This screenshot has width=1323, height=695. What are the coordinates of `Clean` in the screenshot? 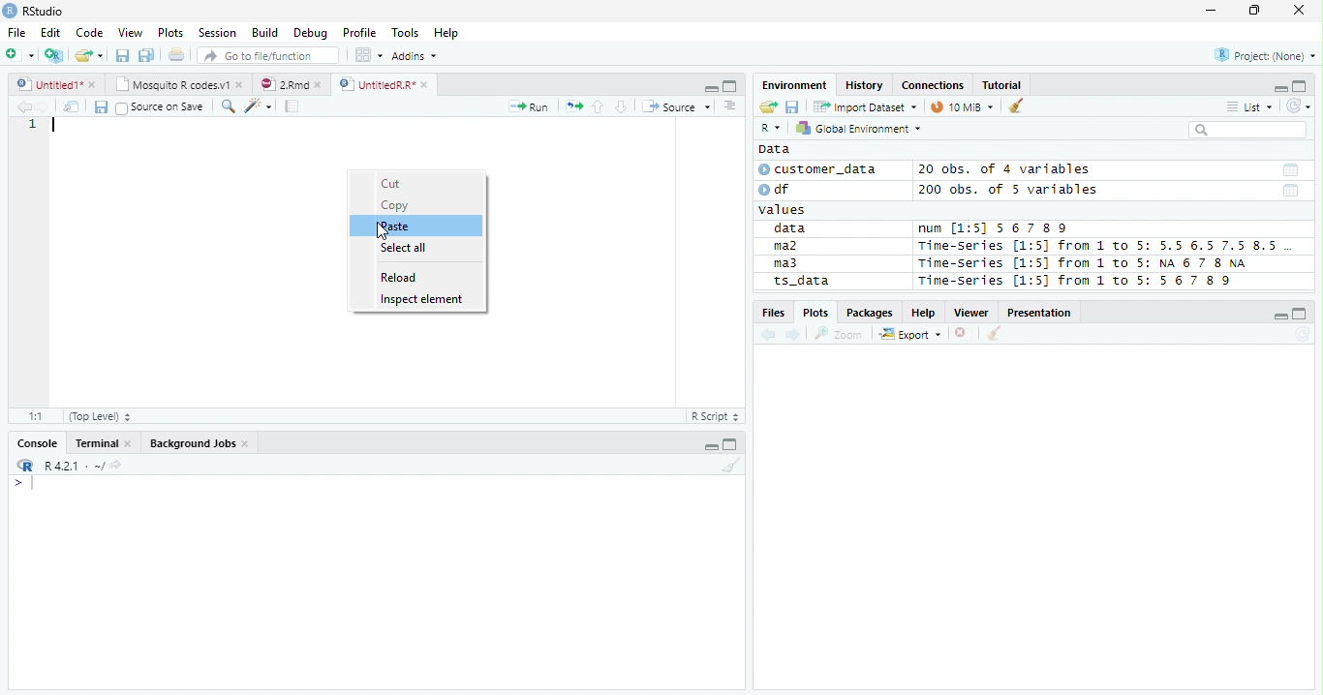 It's located at (731, 467).